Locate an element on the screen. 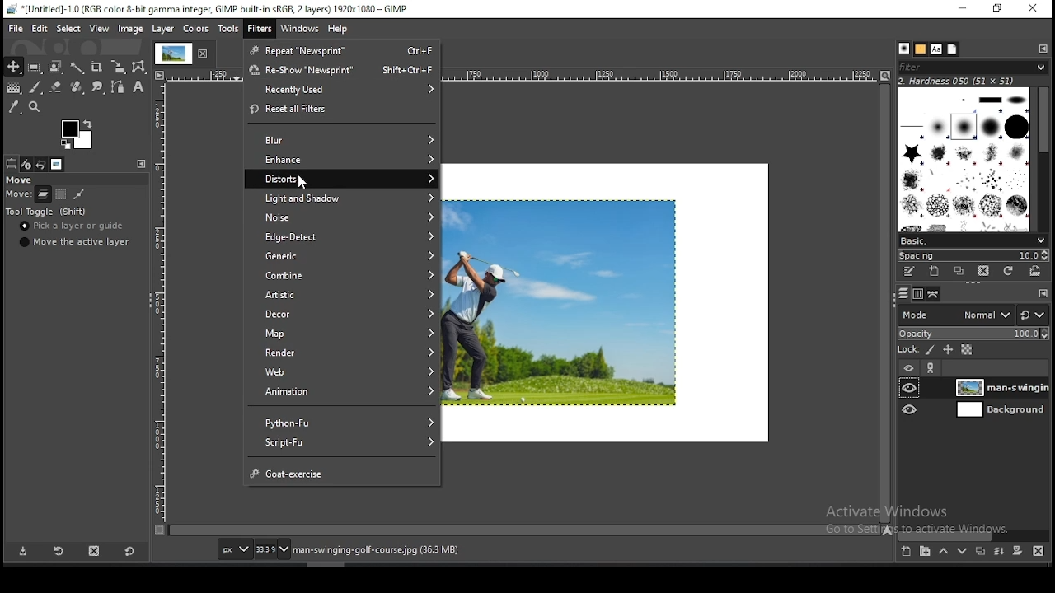  filter is located at coordinates (259, 27).